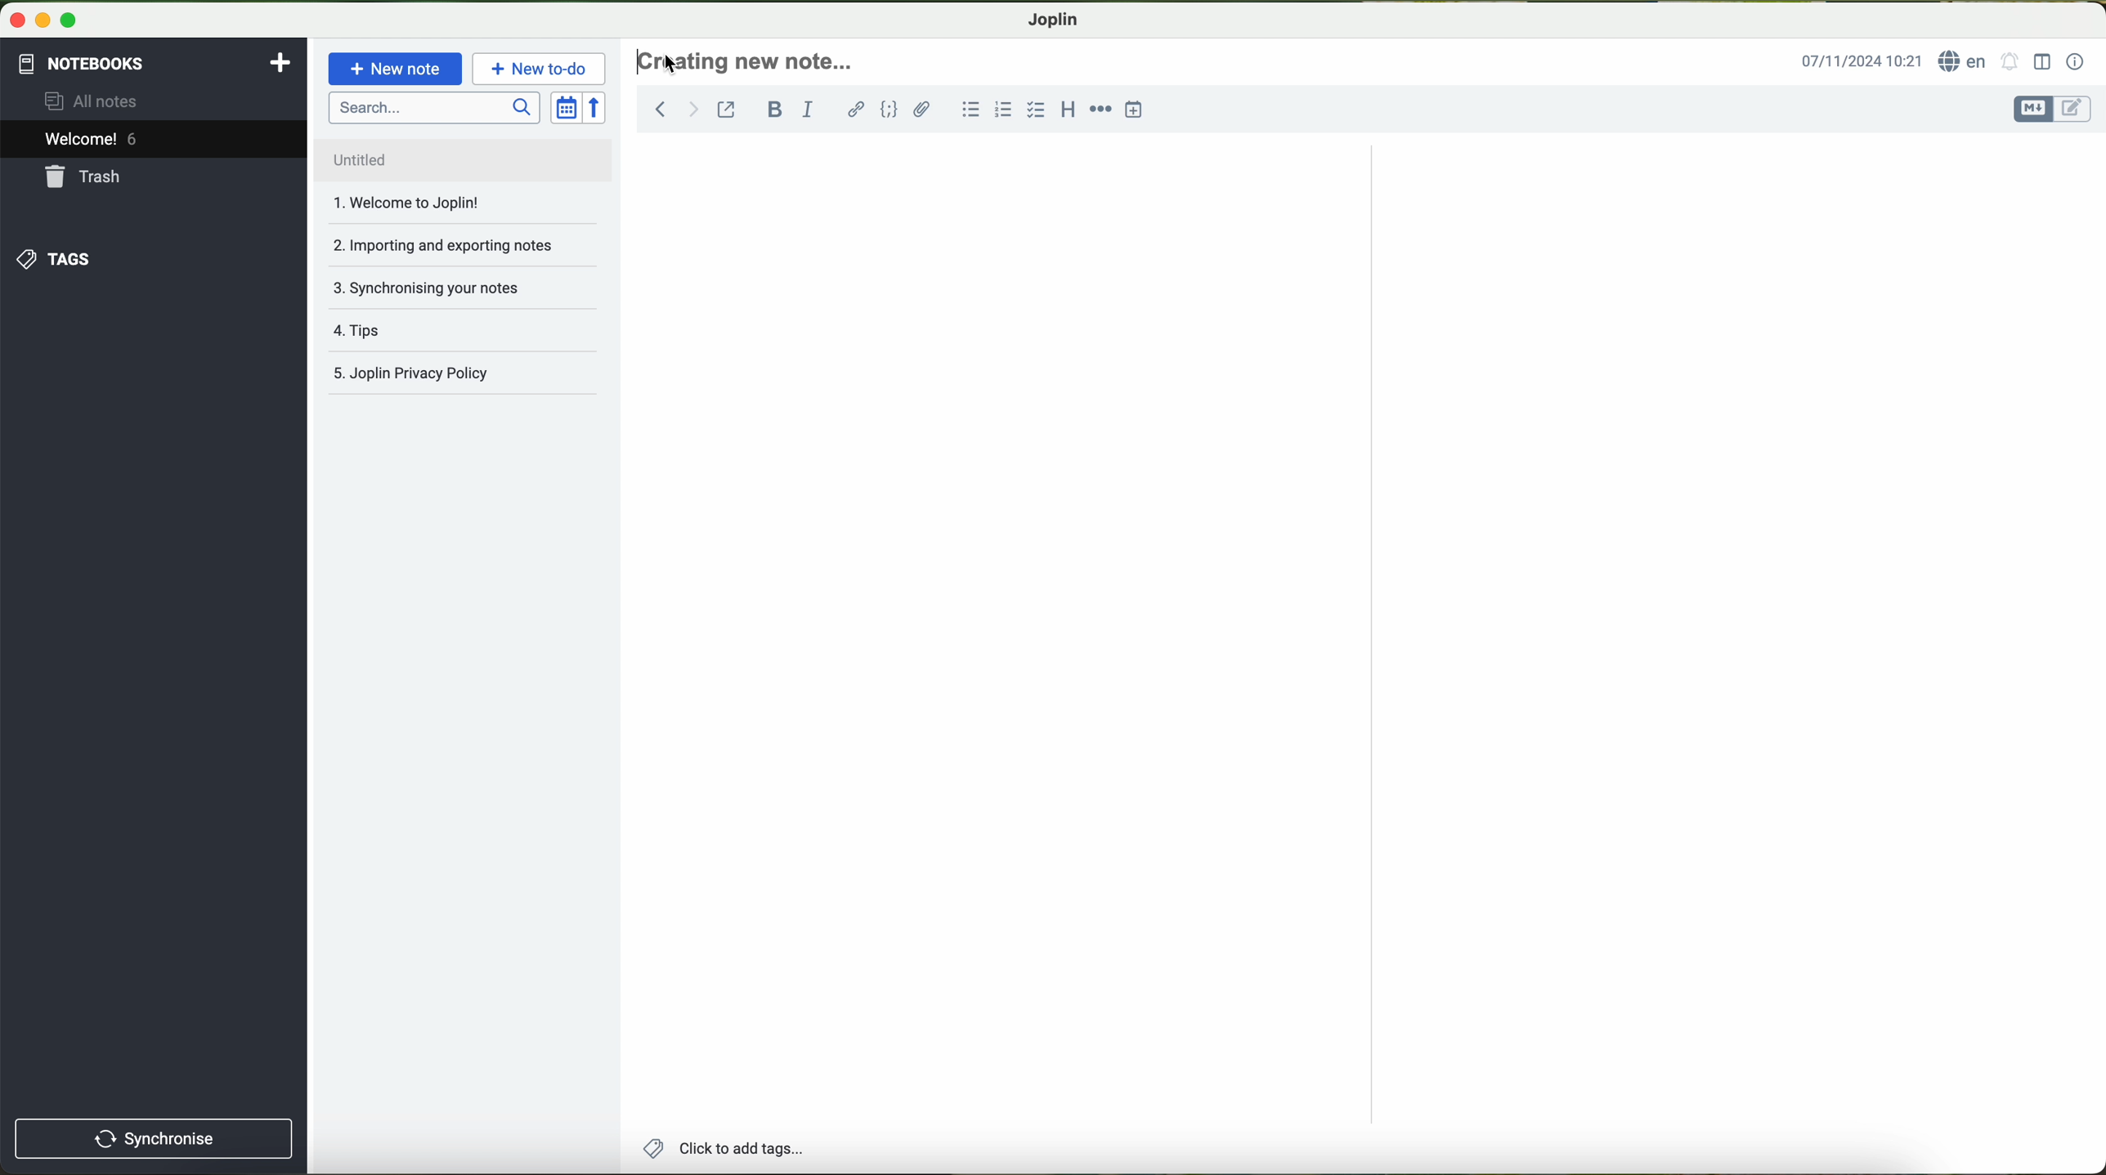 This screenshot has height=1175, width=2106. Describe the element at coordinates (461, 251) in the screenshot. I see `importing and exporting notes` at that location.